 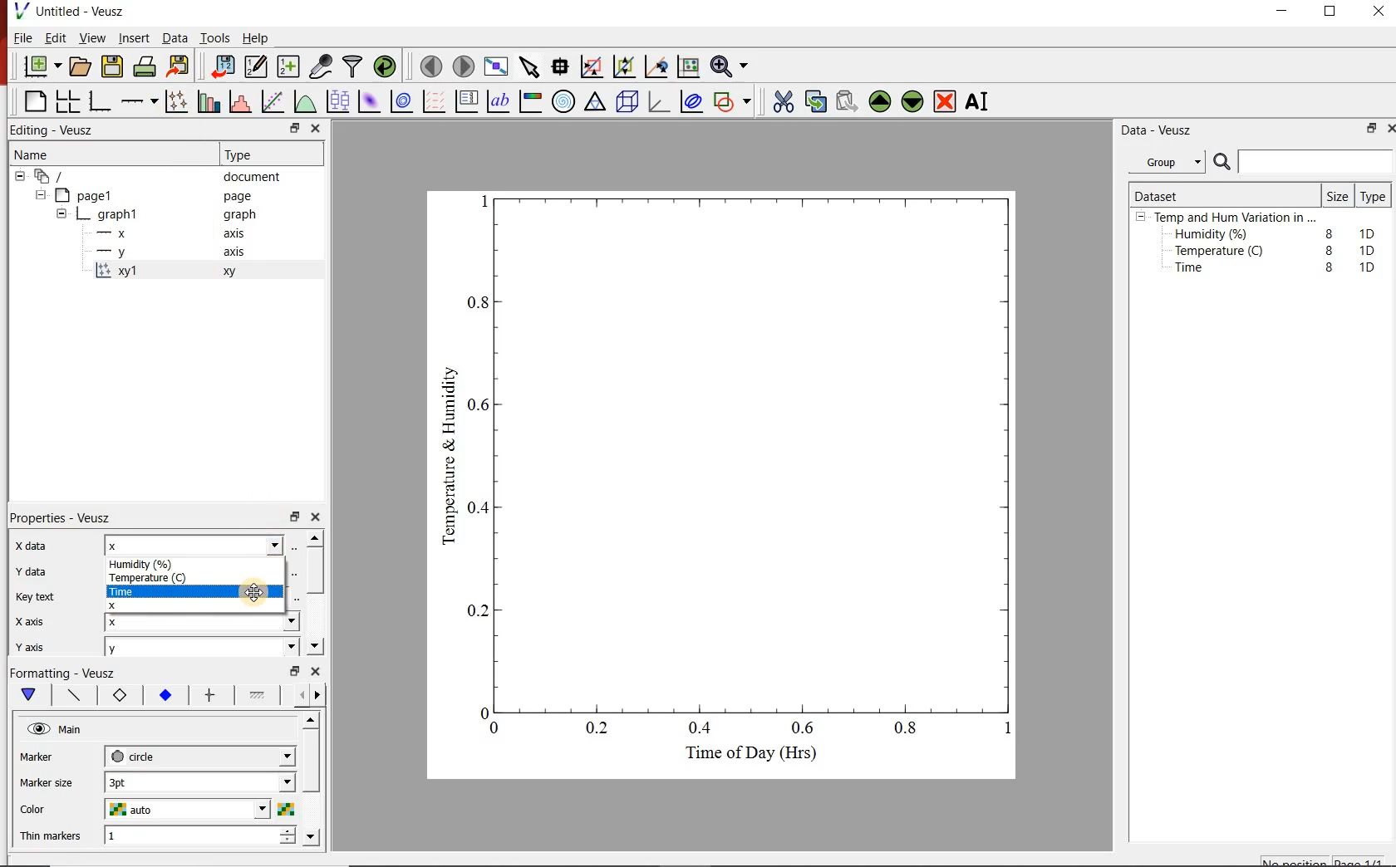 What do you see at coordinates (1368, 130) in the screenshot?
I see `restore down` at bounding box center [1368, 130].